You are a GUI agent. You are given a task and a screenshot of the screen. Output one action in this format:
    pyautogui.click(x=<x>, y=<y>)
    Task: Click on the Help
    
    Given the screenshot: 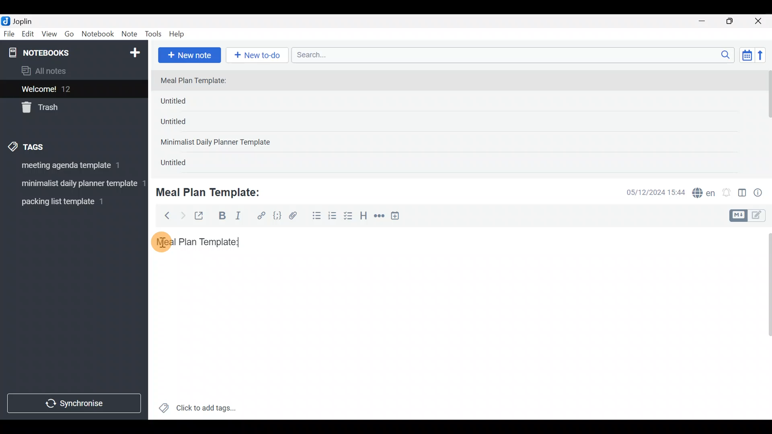 What is the action you would take?
    pyautogui.click(x=180, y=33)
    